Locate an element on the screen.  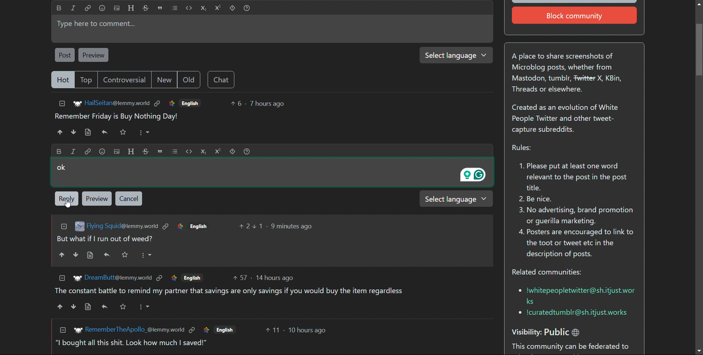
Favorite is located at coordinates (124, 132).